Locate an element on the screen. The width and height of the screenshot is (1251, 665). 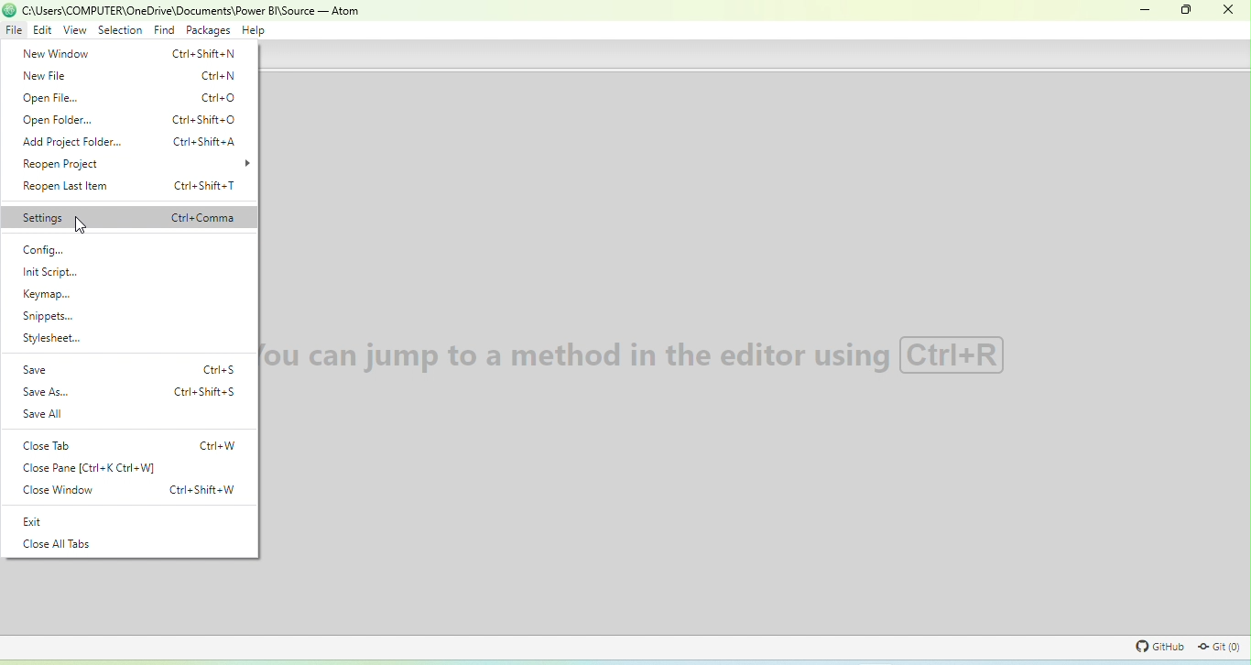
packages menu is located at coordinates (208, 30).